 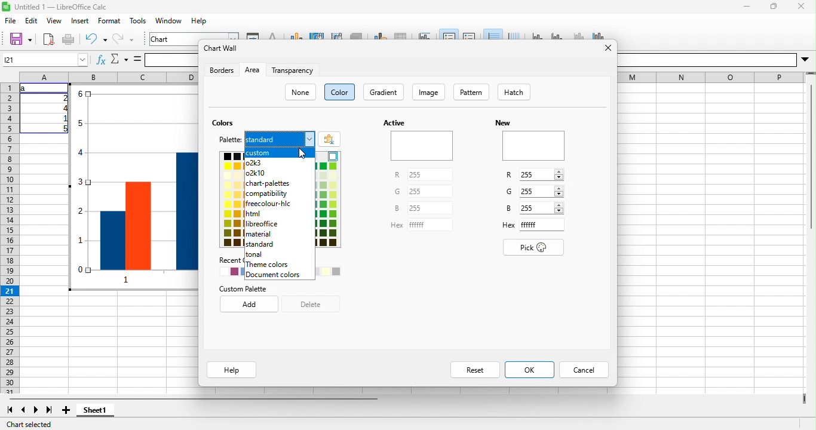 What do you see at coordinates (509, 175) in the screenshot?
I see `R` at bounding box center [509, 175].